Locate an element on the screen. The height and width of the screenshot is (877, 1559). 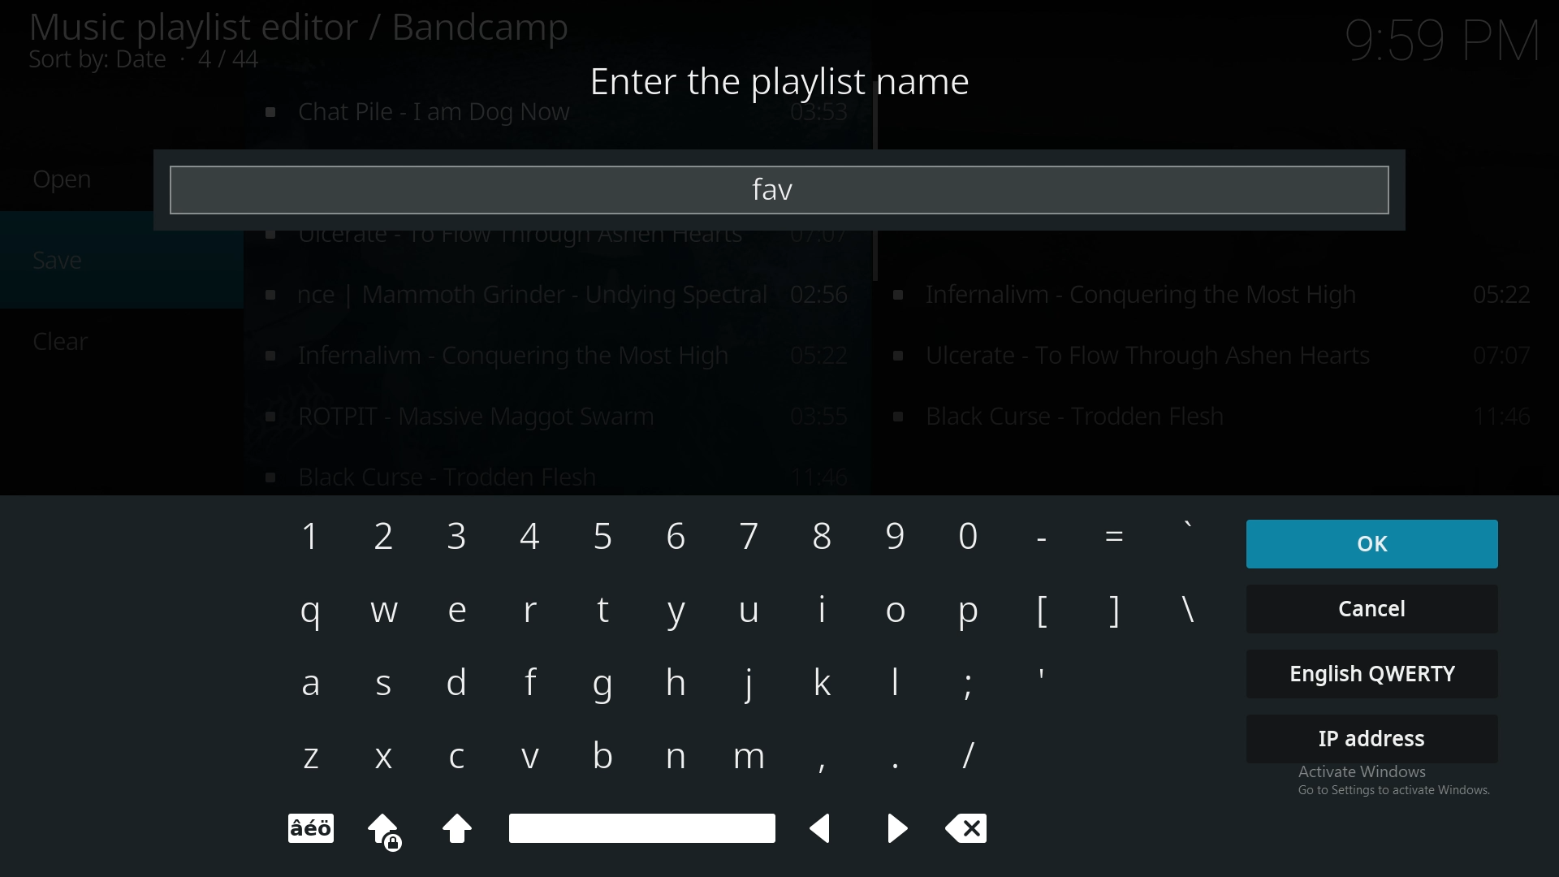
Infernalivm - Conquering the Most High 05:22 is located at coordinates (1221, 300).